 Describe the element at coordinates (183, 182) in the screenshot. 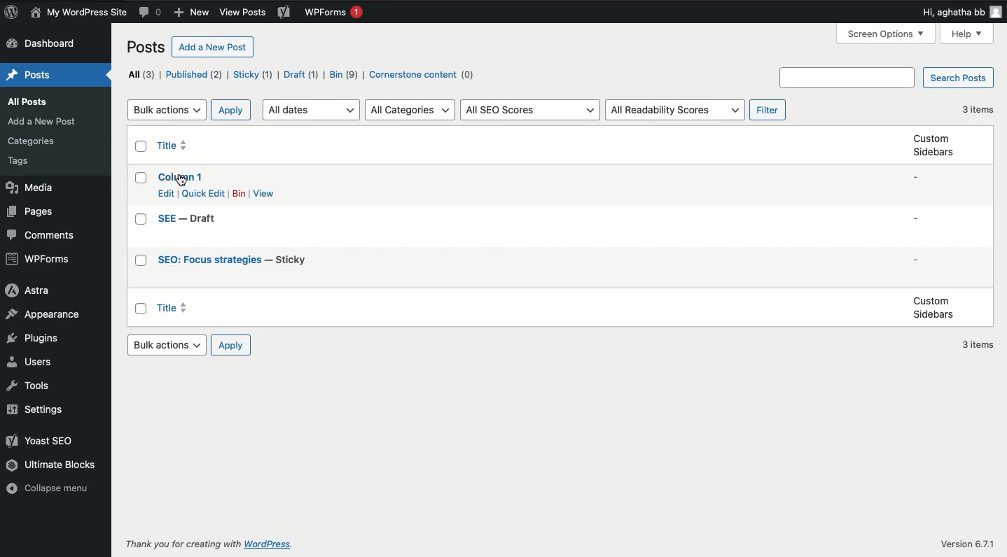

I see `cursor` at that location.